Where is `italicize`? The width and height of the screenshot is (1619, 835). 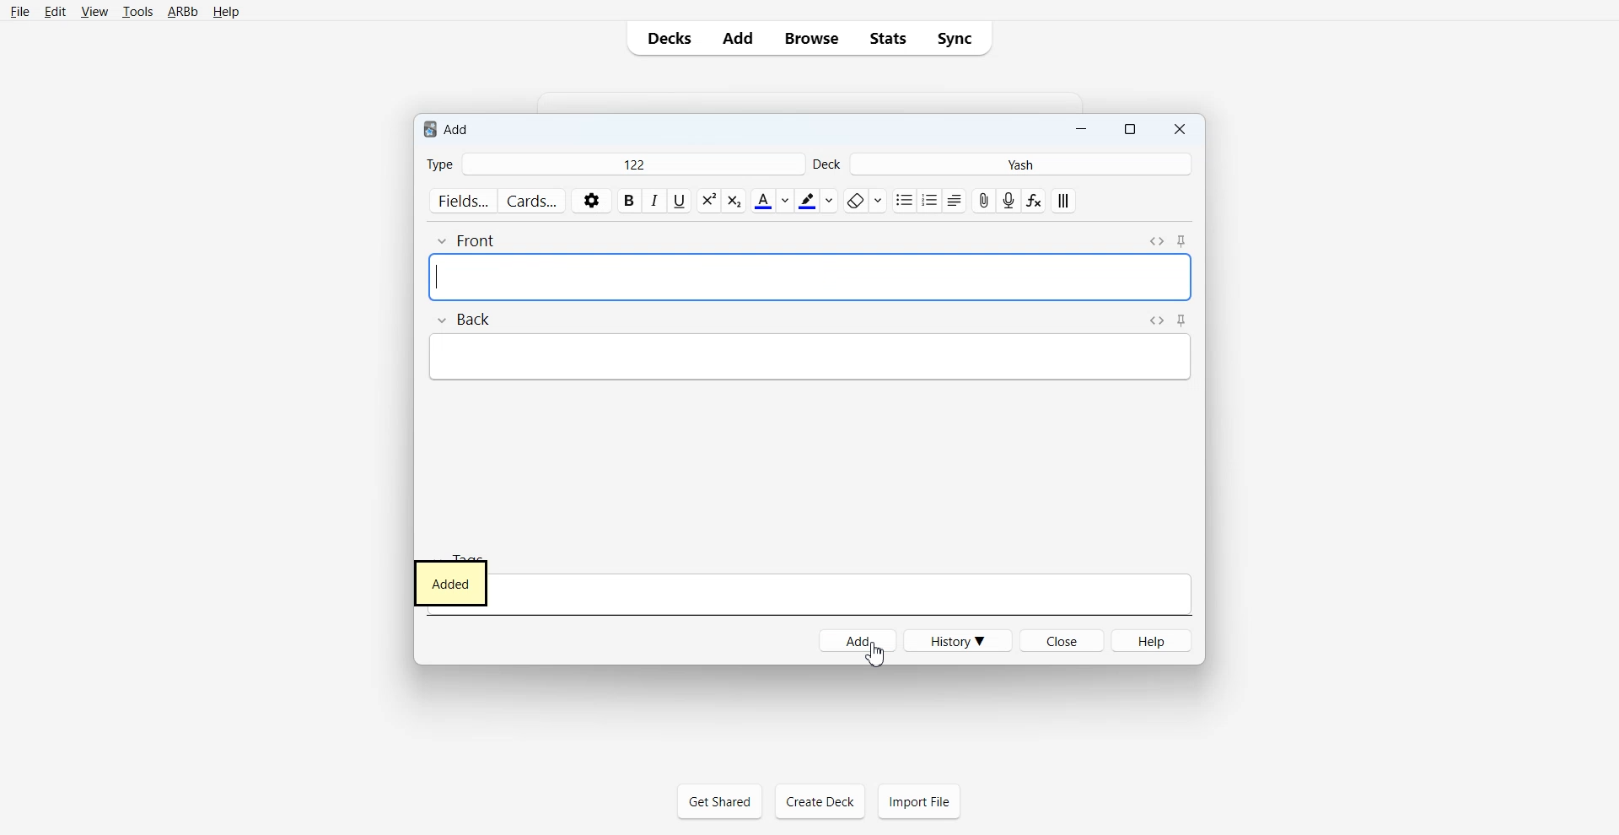 italicize is located at coordinates (654, 202).